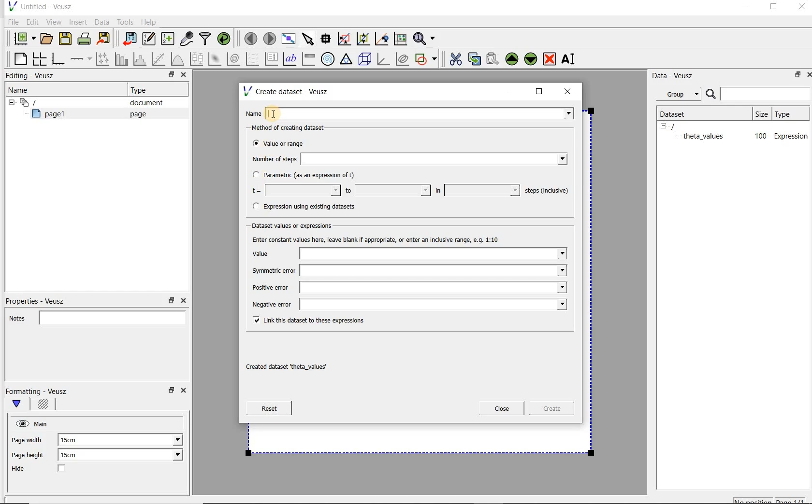 The width and height of the screenshot is (812, 504). What do you see at coordinates (19, 57) in the screenshot?
I see `blank page` at bounding box center [19, 57].